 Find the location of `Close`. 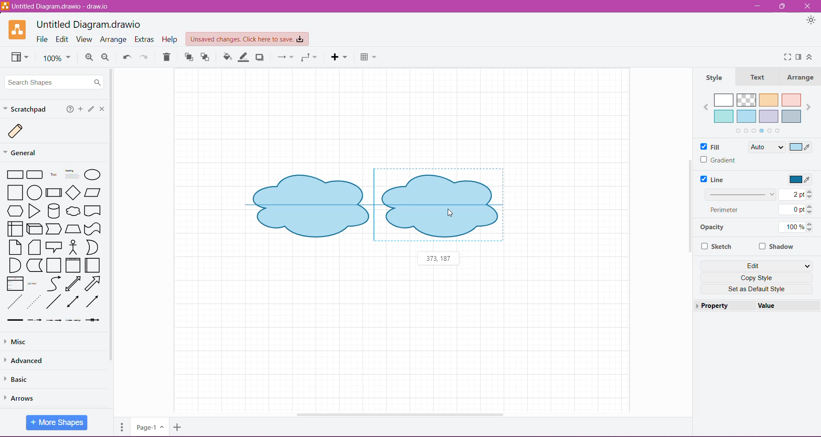

Close is located at coordinates (808, 6).